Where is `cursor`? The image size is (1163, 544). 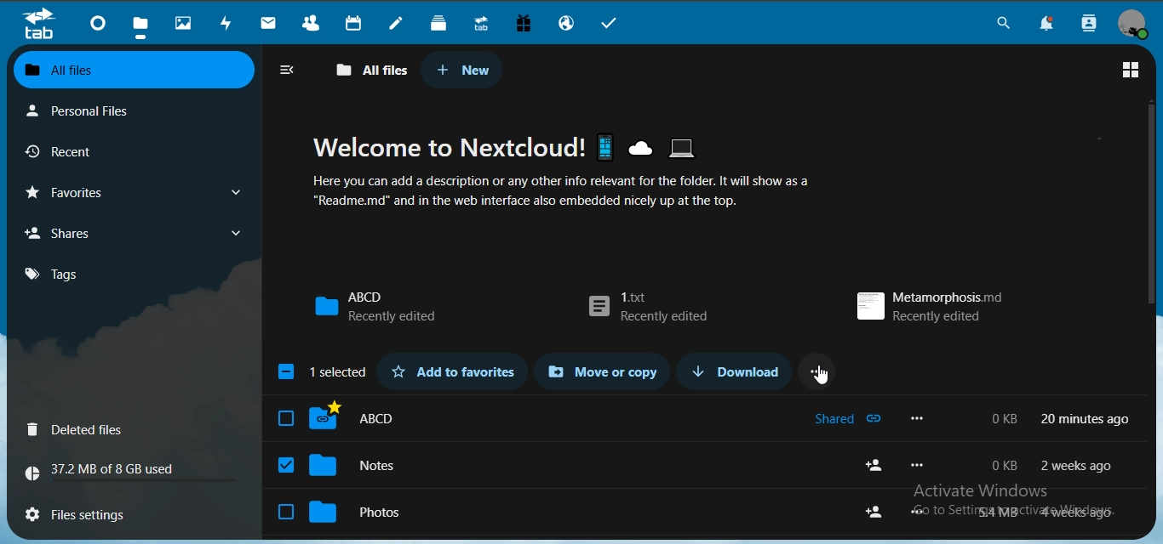
cursor is located at coordinates (822, 377).